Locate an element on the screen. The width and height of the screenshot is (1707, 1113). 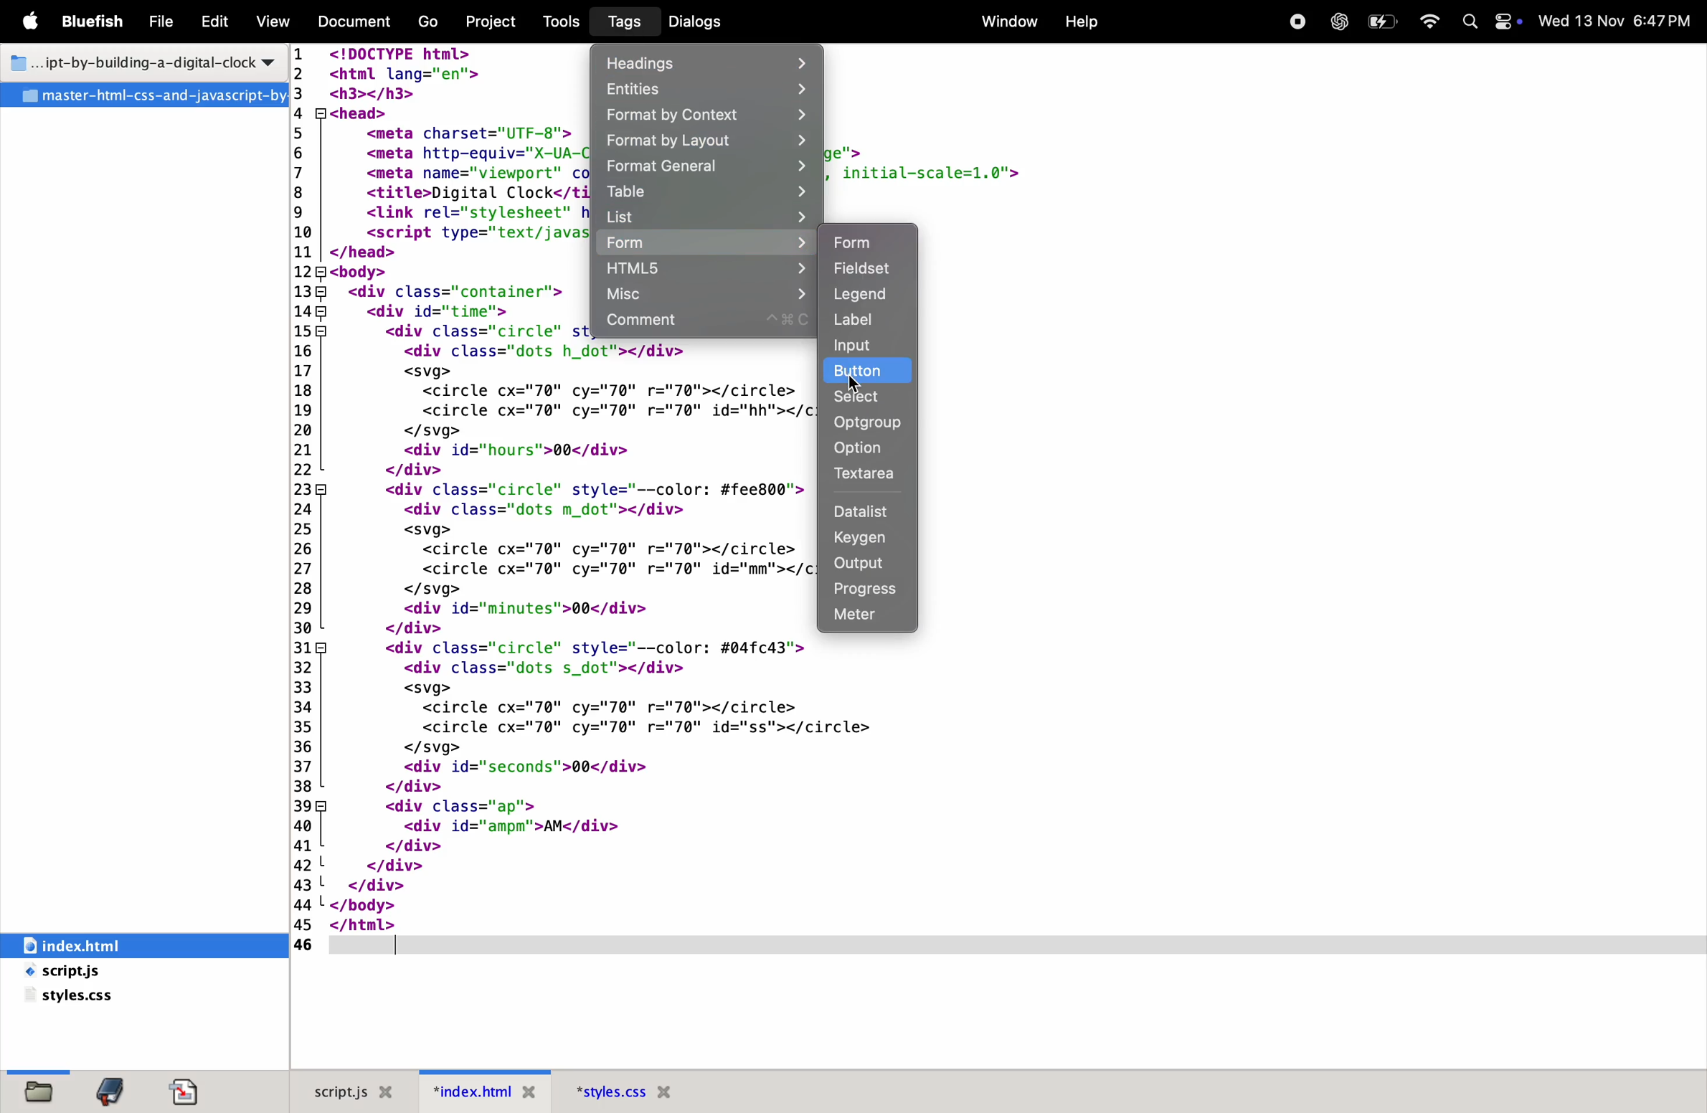
comment is located at coordinates (711, 323).